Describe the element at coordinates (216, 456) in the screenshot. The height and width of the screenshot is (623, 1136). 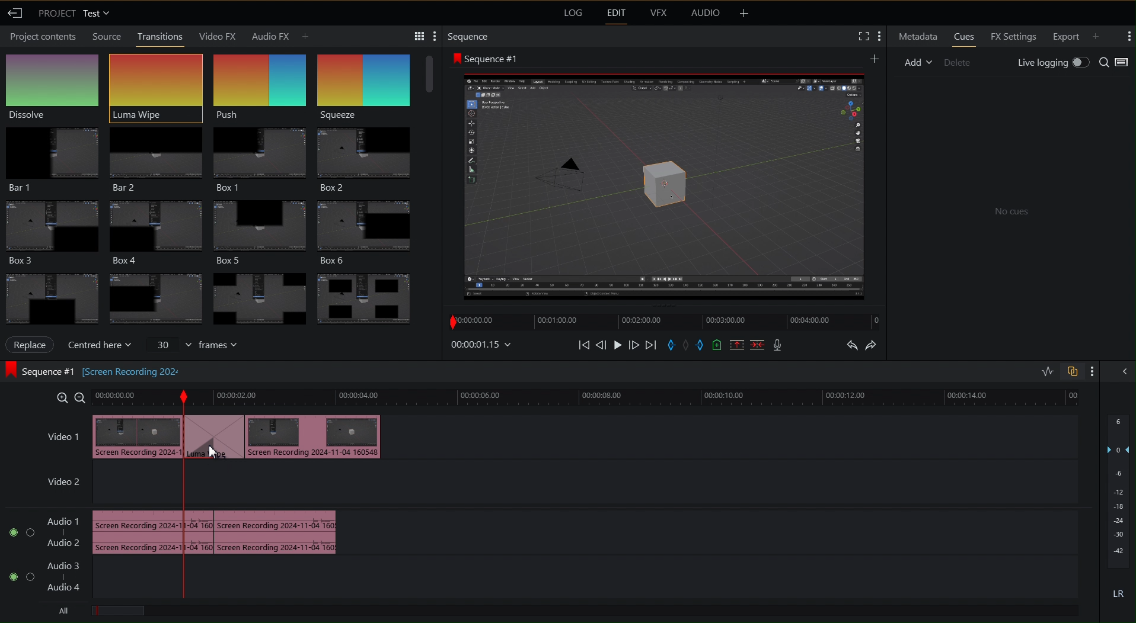
I see `Cursor` at that location.